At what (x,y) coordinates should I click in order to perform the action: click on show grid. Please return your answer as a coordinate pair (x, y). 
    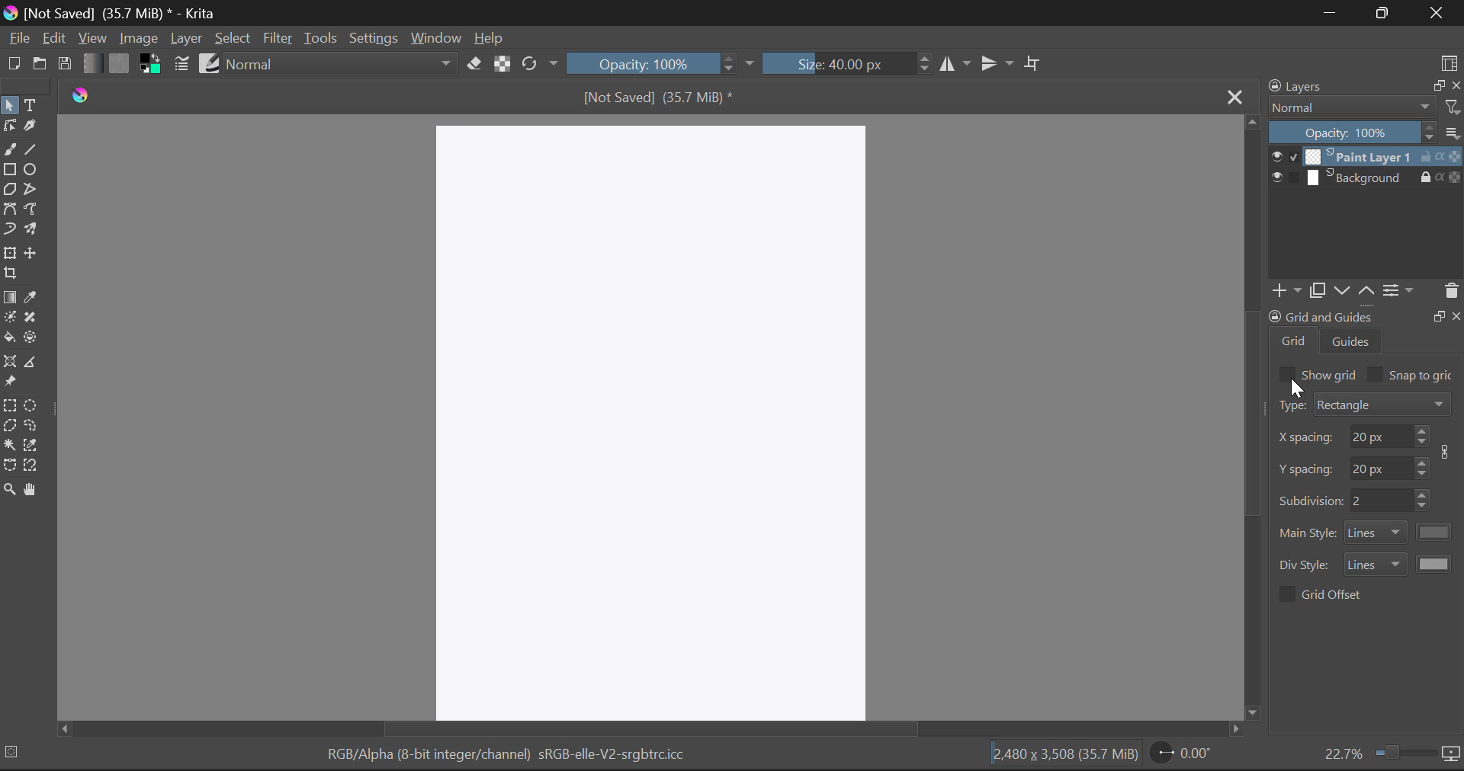
    Looking at the image, I should click on (1331, 374).